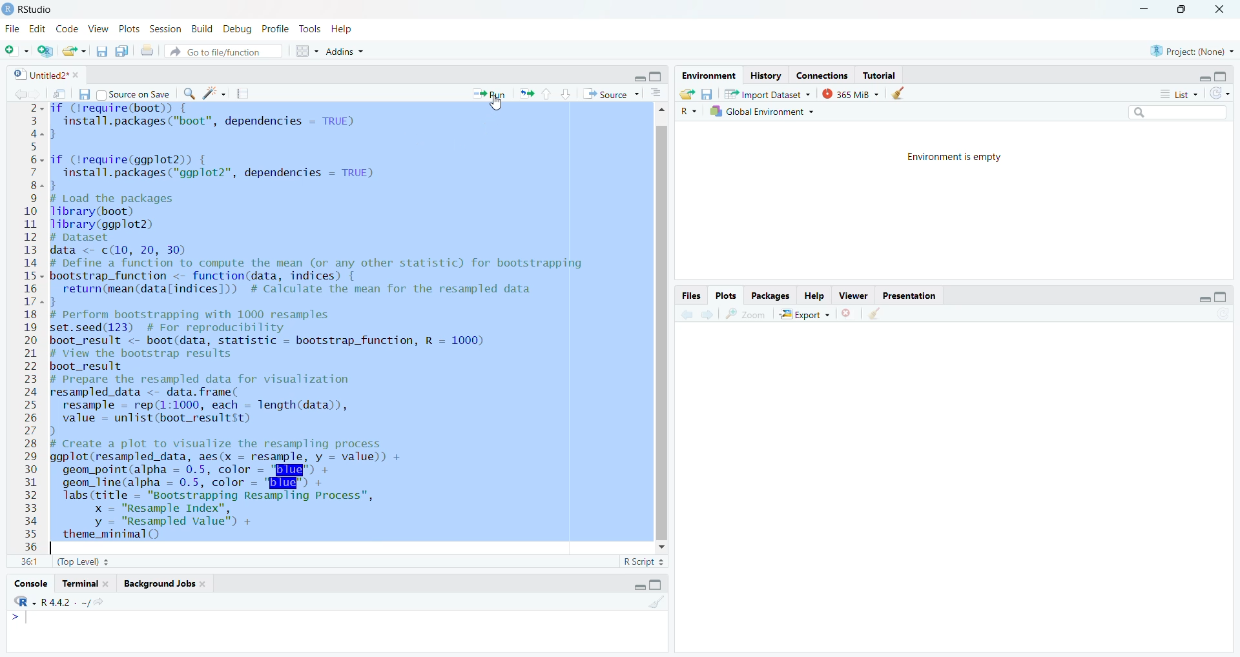  Describe the element at coordinates (913, 296) in the screenshot. I see `Presentation` at that location.